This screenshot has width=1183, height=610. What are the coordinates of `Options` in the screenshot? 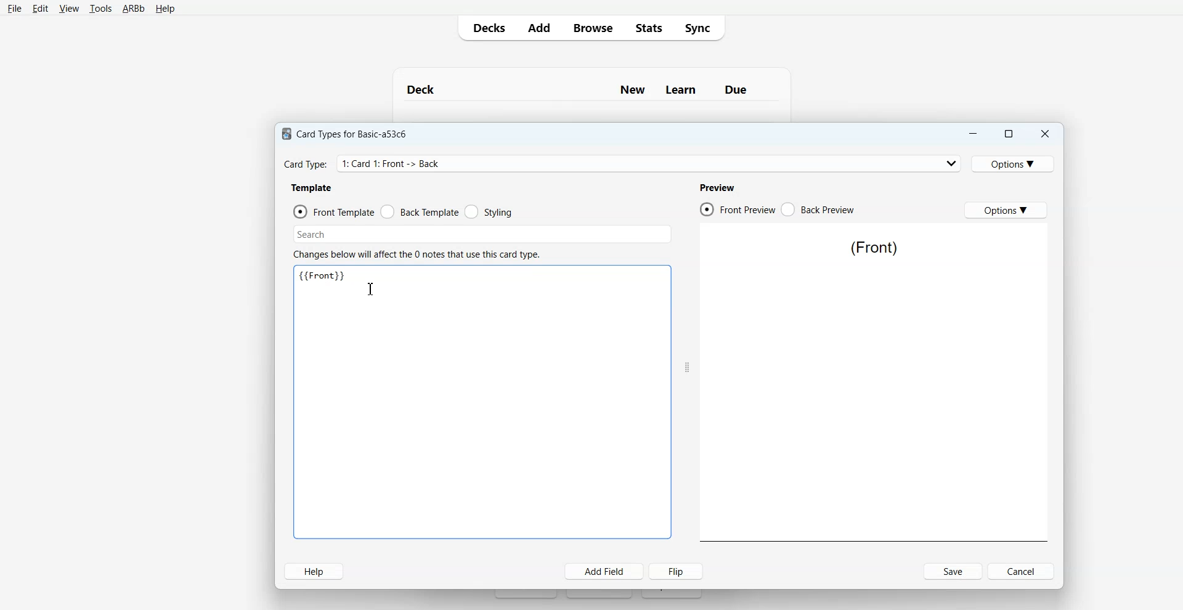 It's located at (1015, 163).